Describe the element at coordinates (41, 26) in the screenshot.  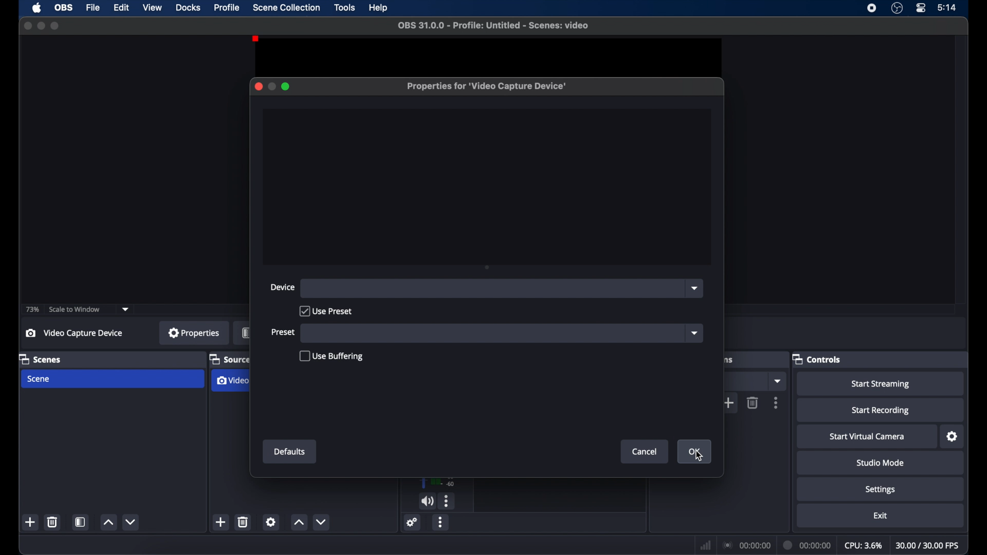
I see `minimize` at that location.